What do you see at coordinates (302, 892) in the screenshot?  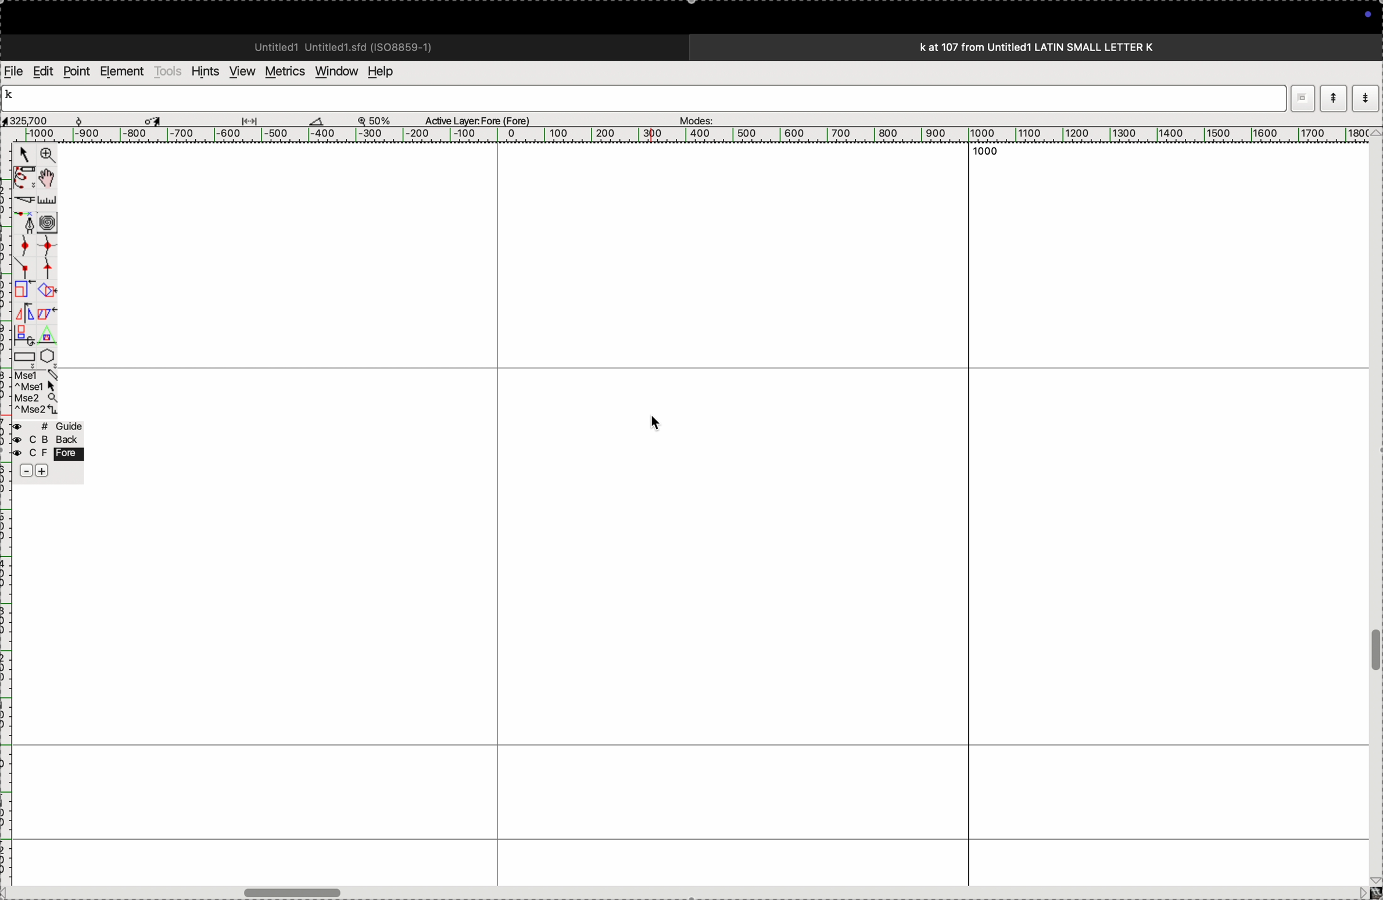 I see `toggle` at bounding box center [302, 892].